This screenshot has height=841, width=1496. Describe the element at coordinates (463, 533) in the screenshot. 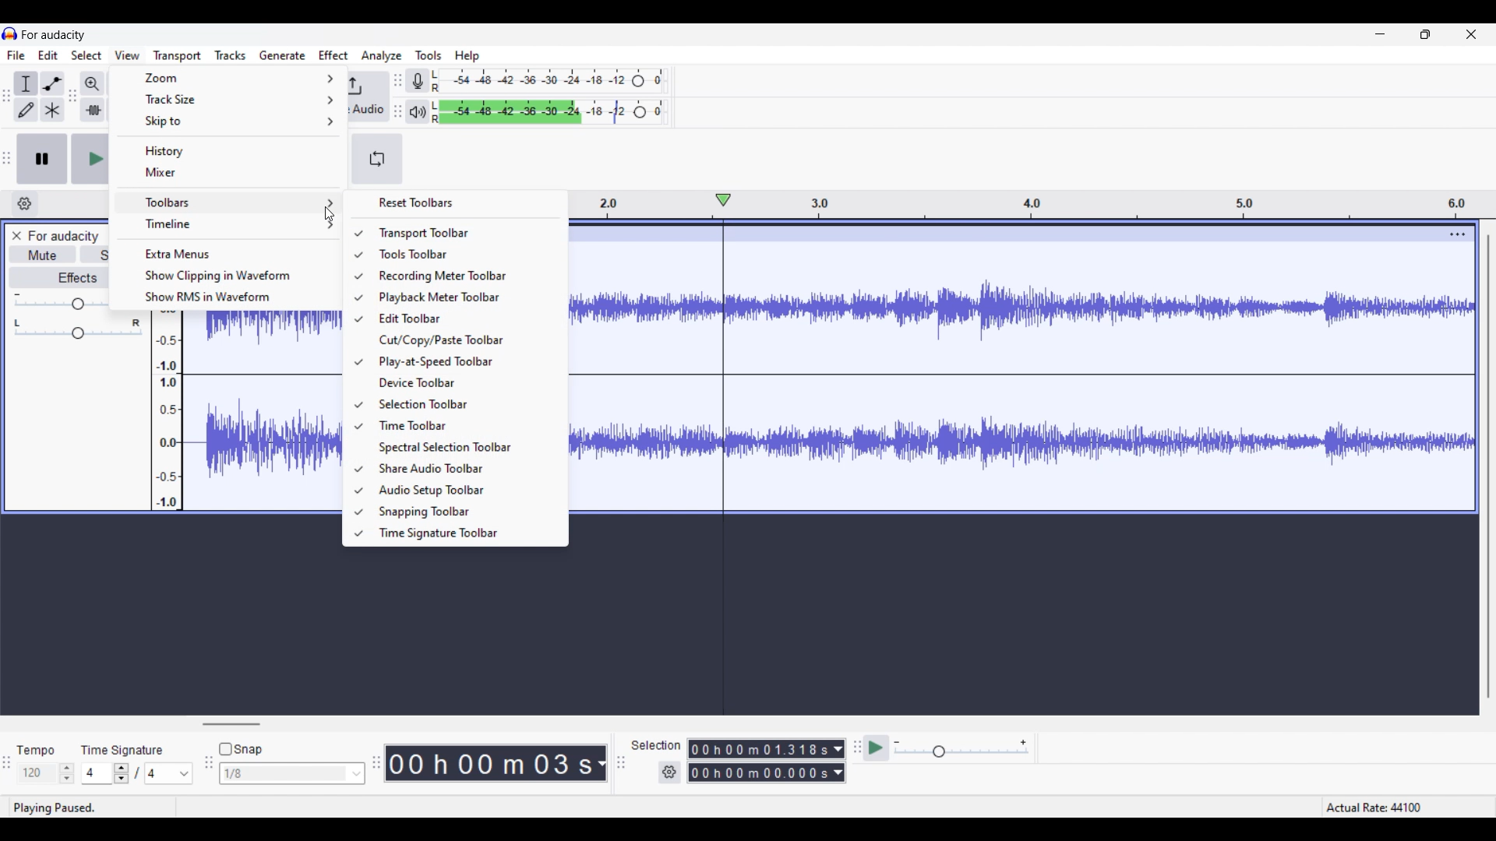

I see `Time signature toolbar` at that location.